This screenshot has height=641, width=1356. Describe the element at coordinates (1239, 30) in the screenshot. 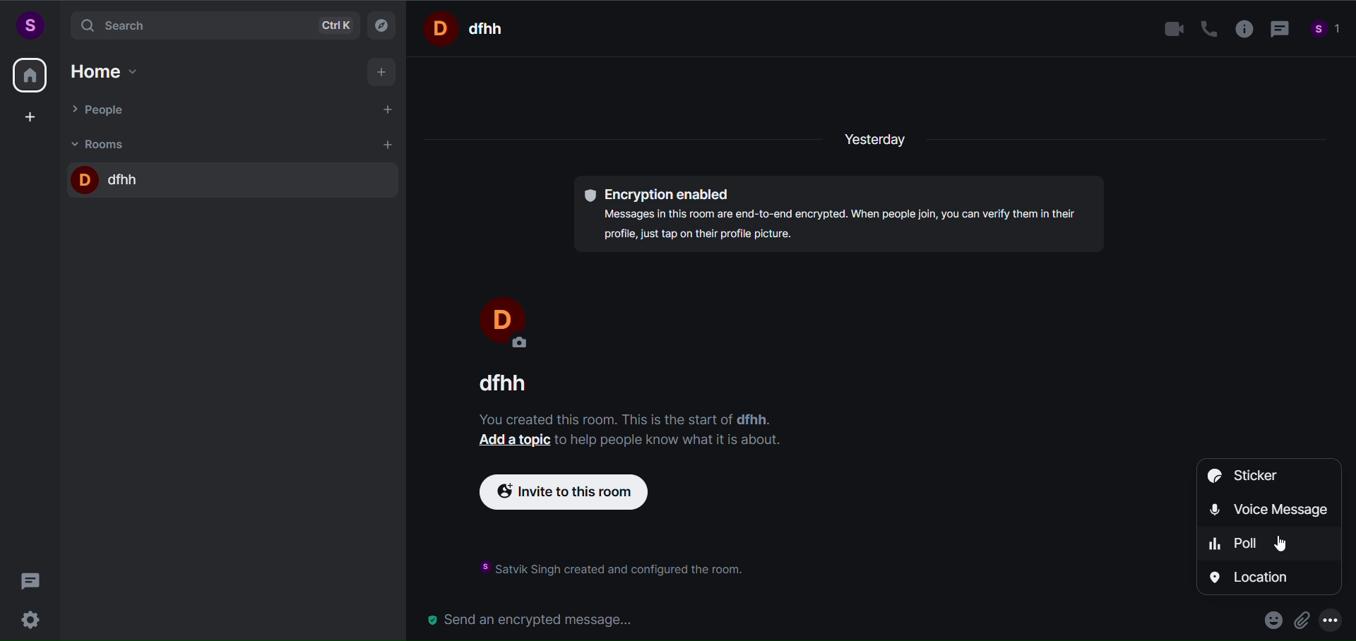

I see `room info` at that location.